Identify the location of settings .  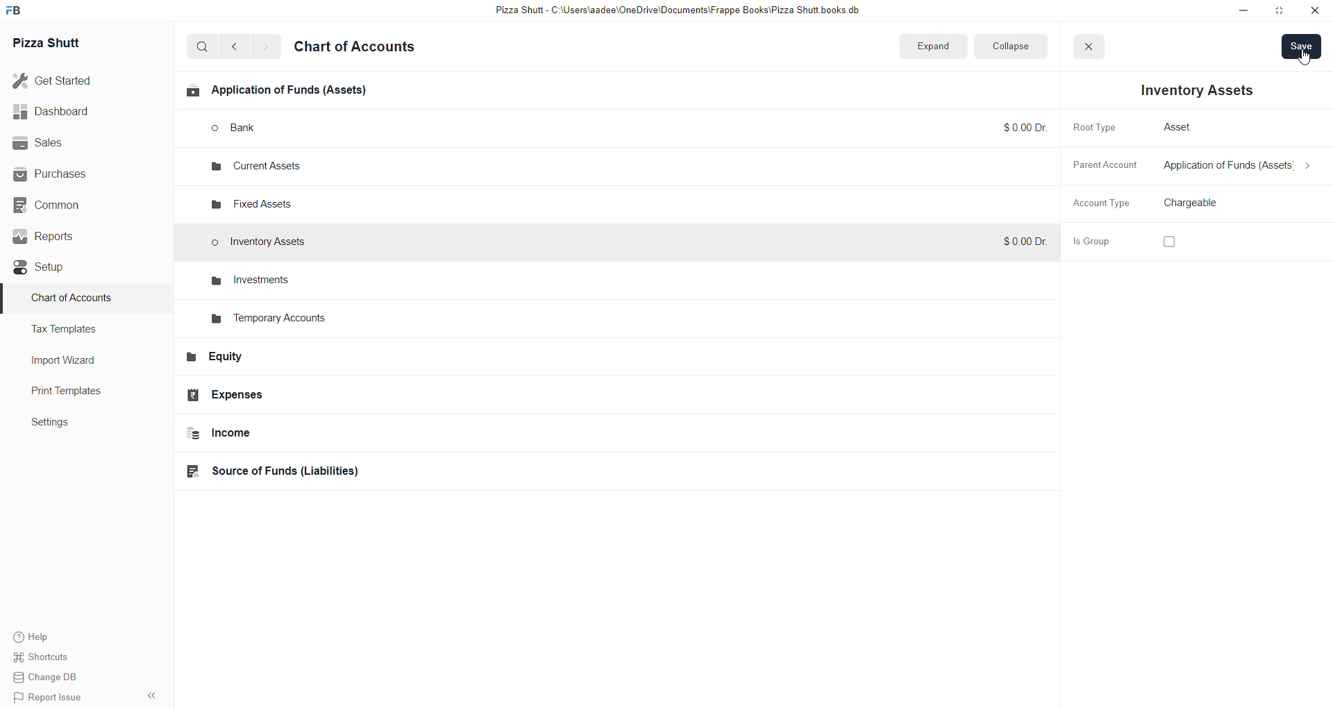
(63, 425).